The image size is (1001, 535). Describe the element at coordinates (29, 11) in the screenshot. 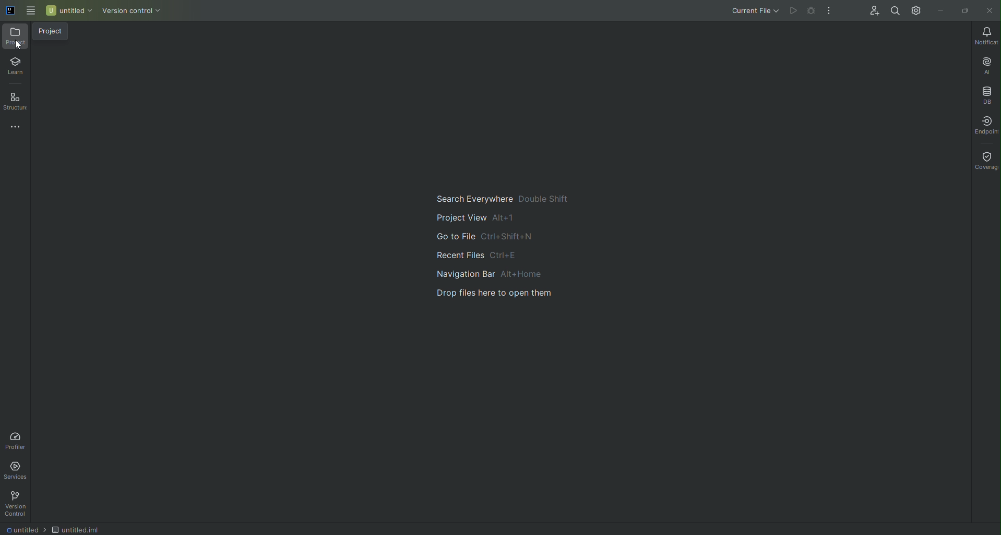

I see `Main Menu` at that location.